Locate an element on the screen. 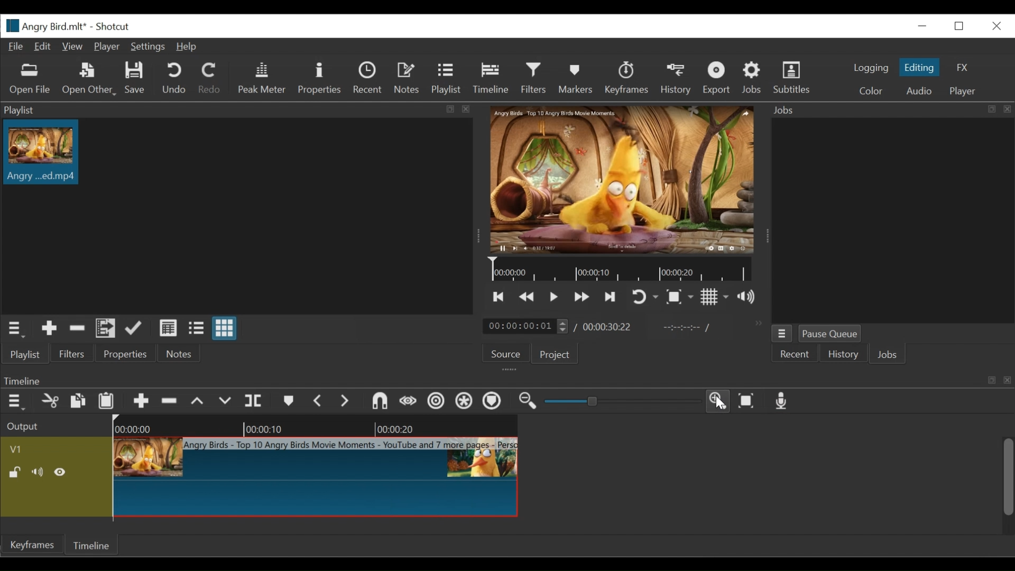 This screenshot has height=571, width=1015. Clip  is located at coordinates (45, 155).